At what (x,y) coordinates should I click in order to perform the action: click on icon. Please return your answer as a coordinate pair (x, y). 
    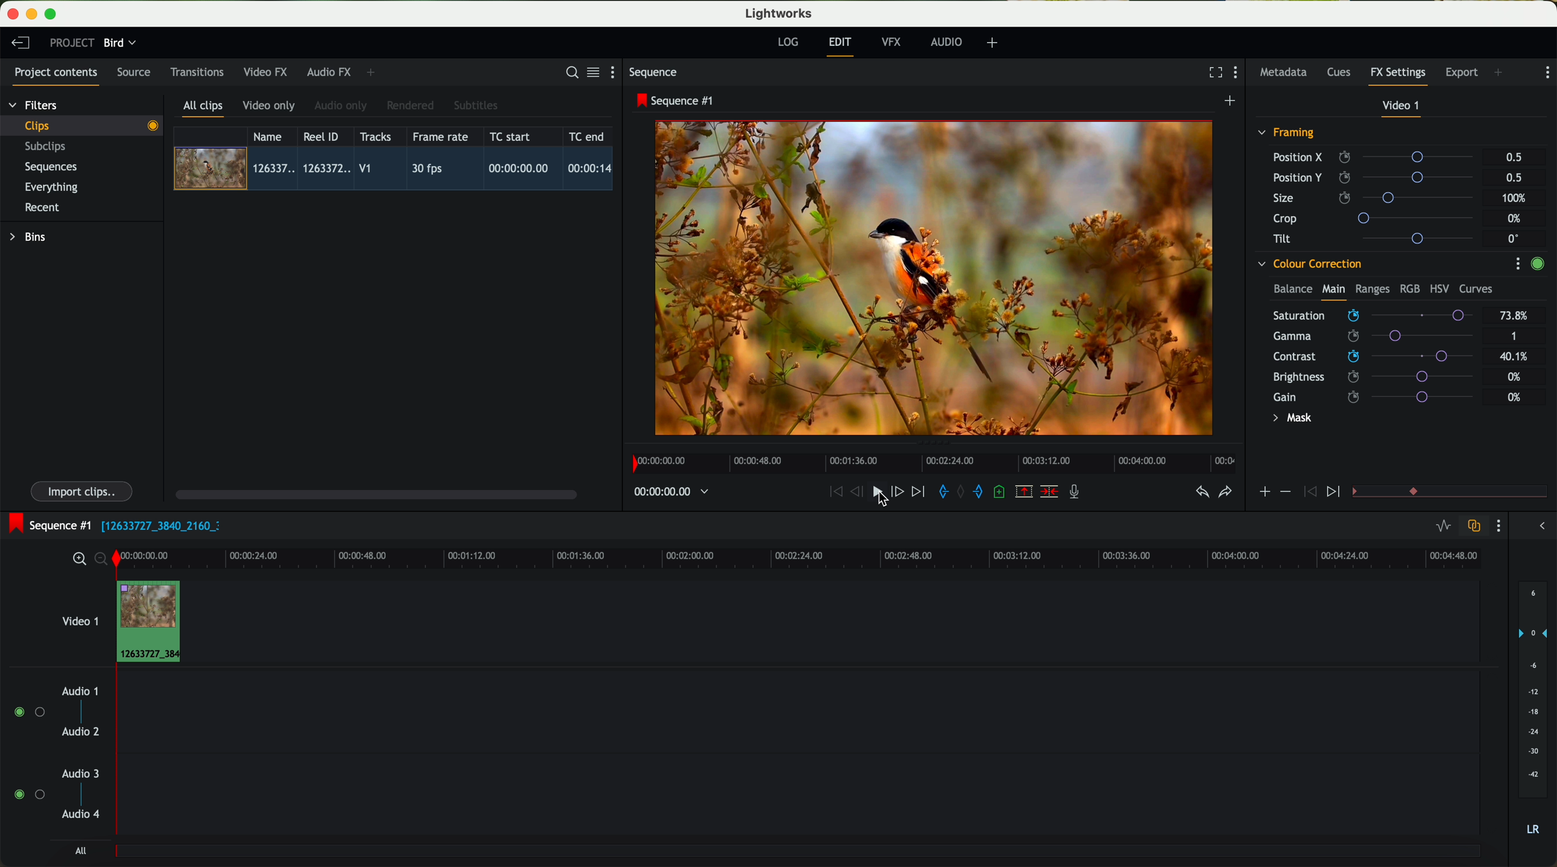
    Looking at the image, I should click on (1335, 492).